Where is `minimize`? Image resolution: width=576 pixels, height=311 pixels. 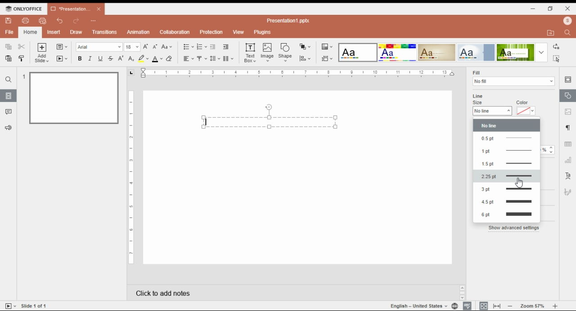
minimize is located at coordinates (535, 9).